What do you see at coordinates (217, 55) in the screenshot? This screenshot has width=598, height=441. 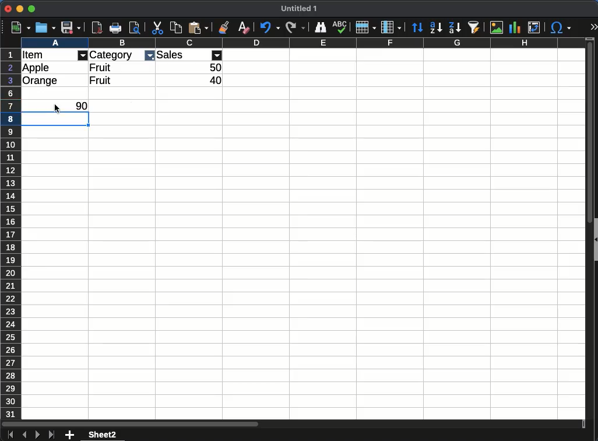 I see `filter` at bounding box center [217, 55].